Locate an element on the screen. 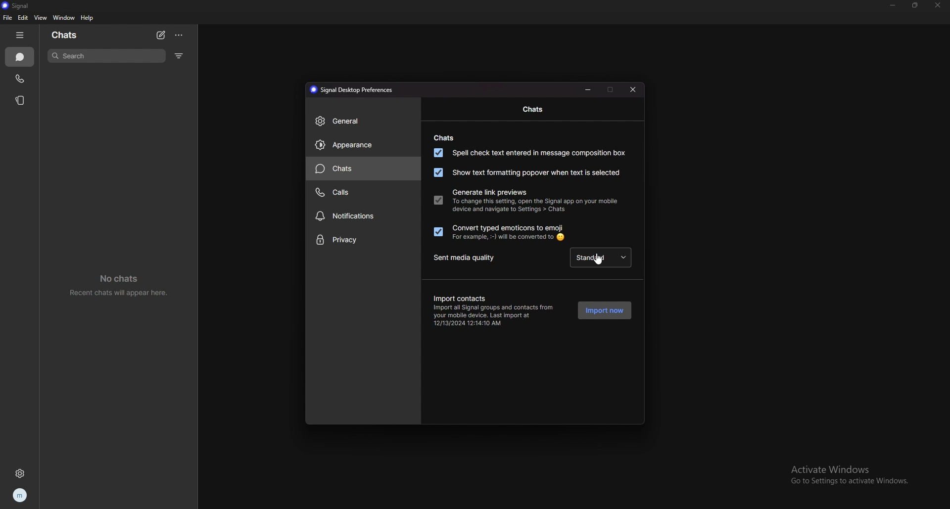  chats is located at coordinates (364, 169).